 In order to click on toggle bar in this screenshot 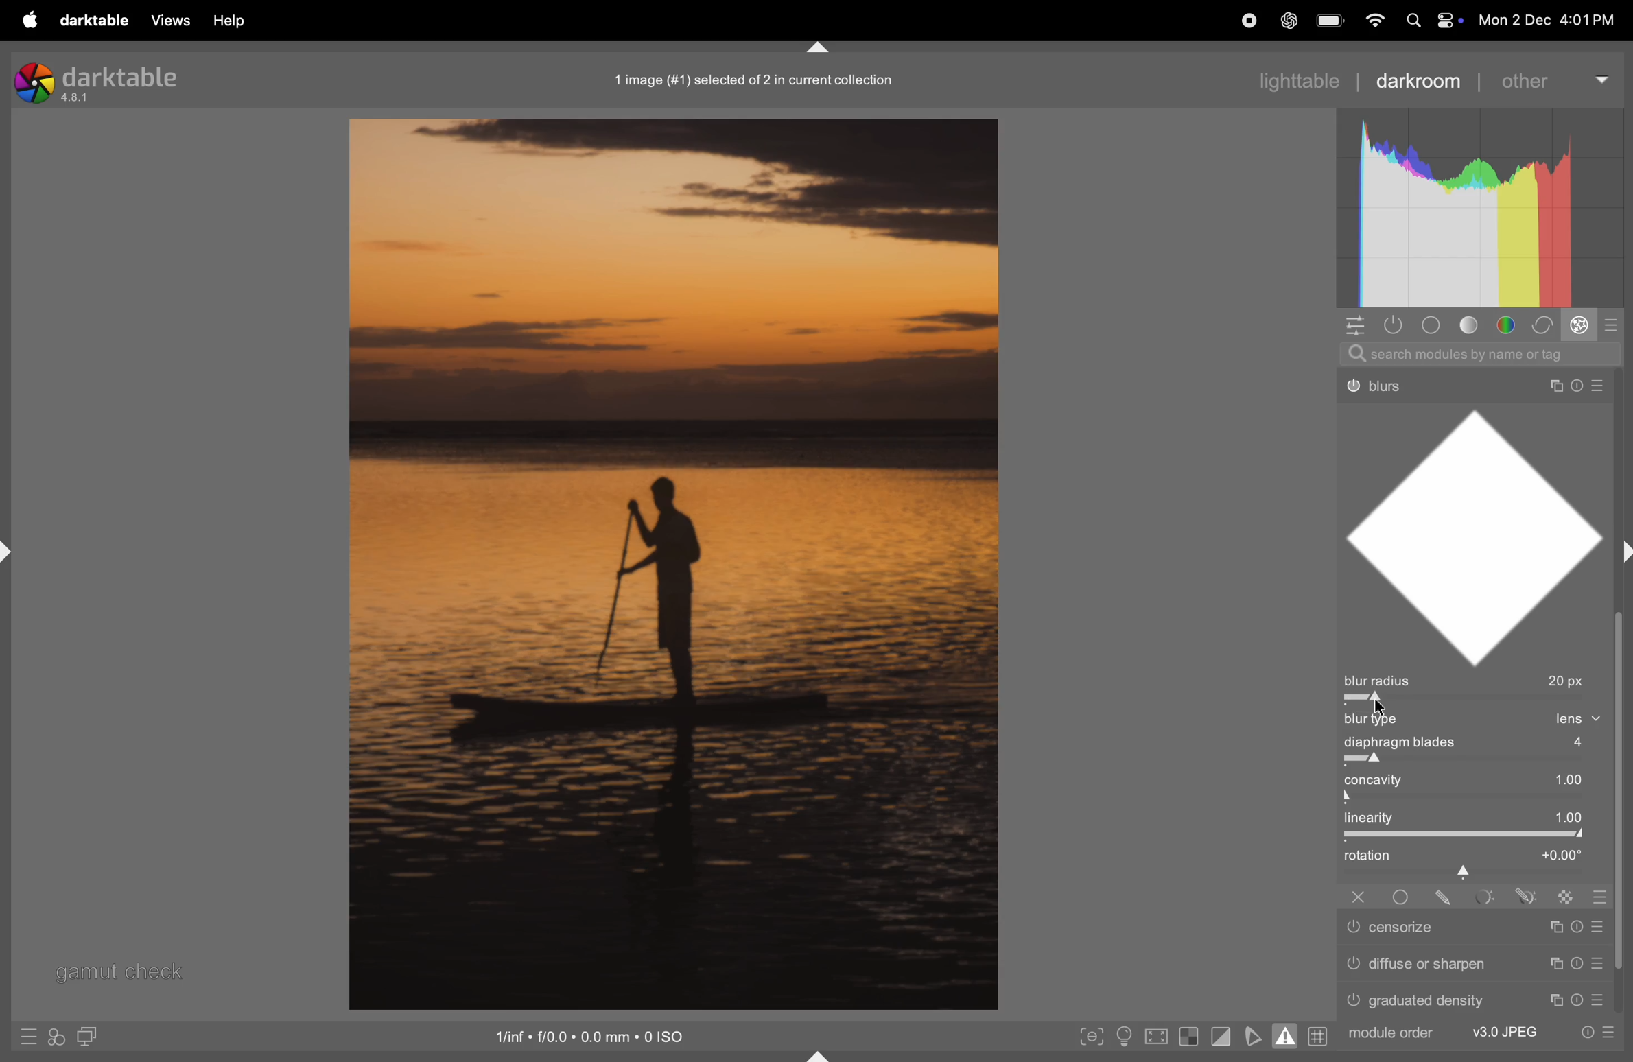, I will do `click(1479, 799)`.